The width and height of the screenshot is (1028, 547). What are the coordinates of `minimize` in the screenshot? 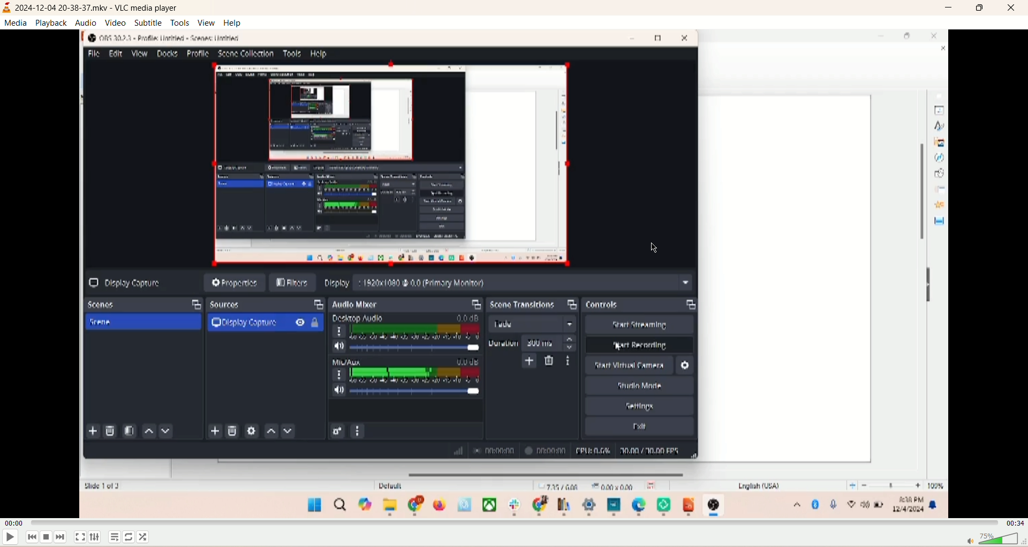 It's located at (947, 9).